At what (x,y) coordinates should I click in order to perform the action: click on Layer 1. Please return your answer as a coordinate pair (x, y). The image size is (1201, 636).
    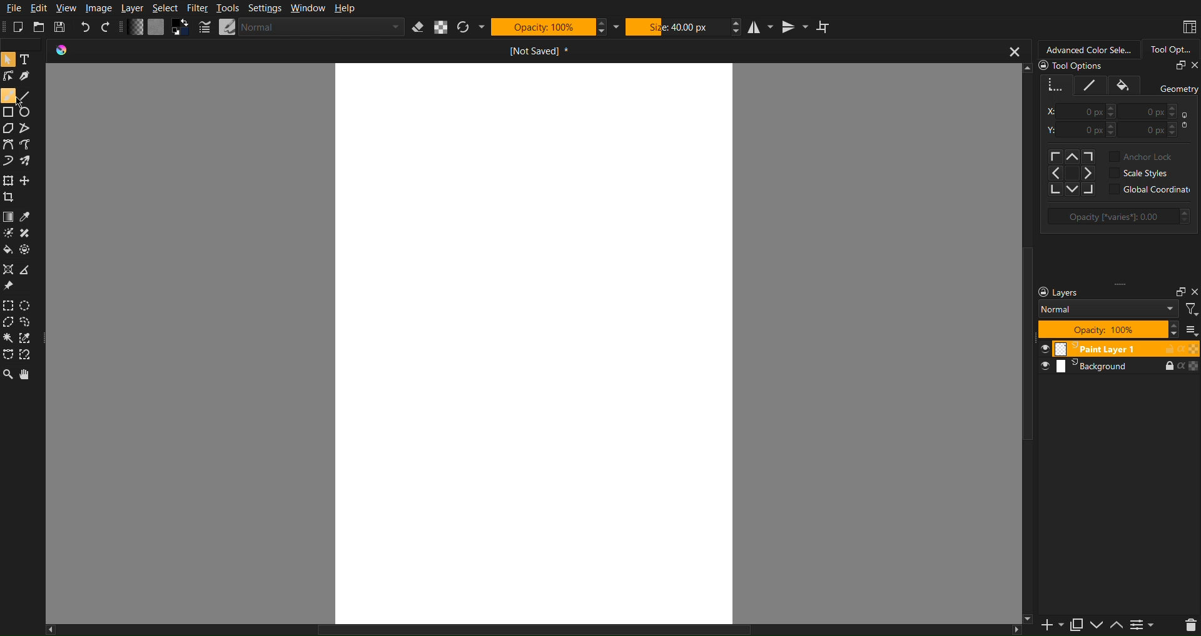
    Looking at the image, I should click on (1117, 348).